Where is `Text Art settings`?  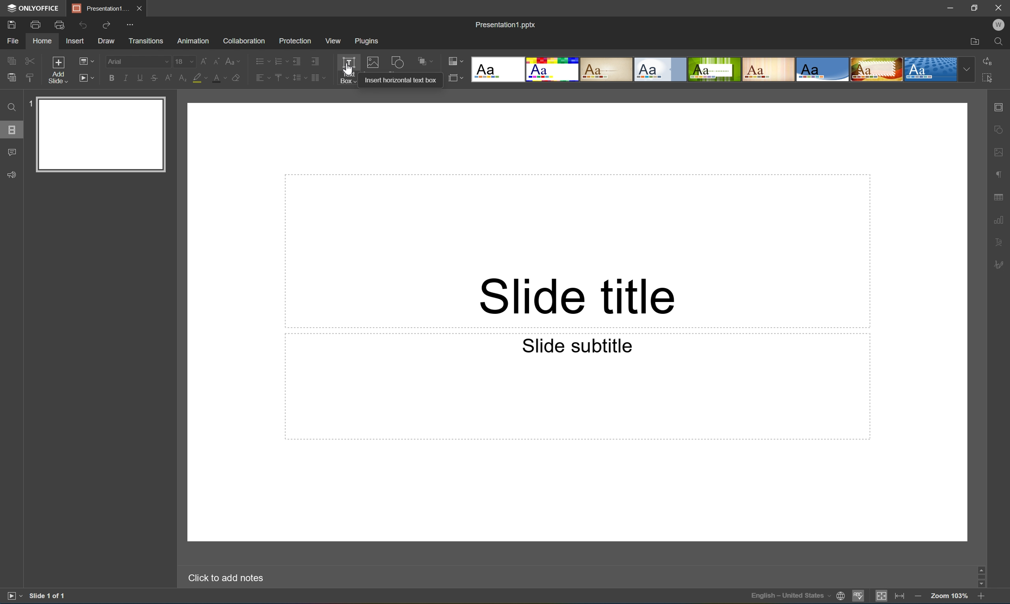 Text Art settings is located at coordinates (999, 241).